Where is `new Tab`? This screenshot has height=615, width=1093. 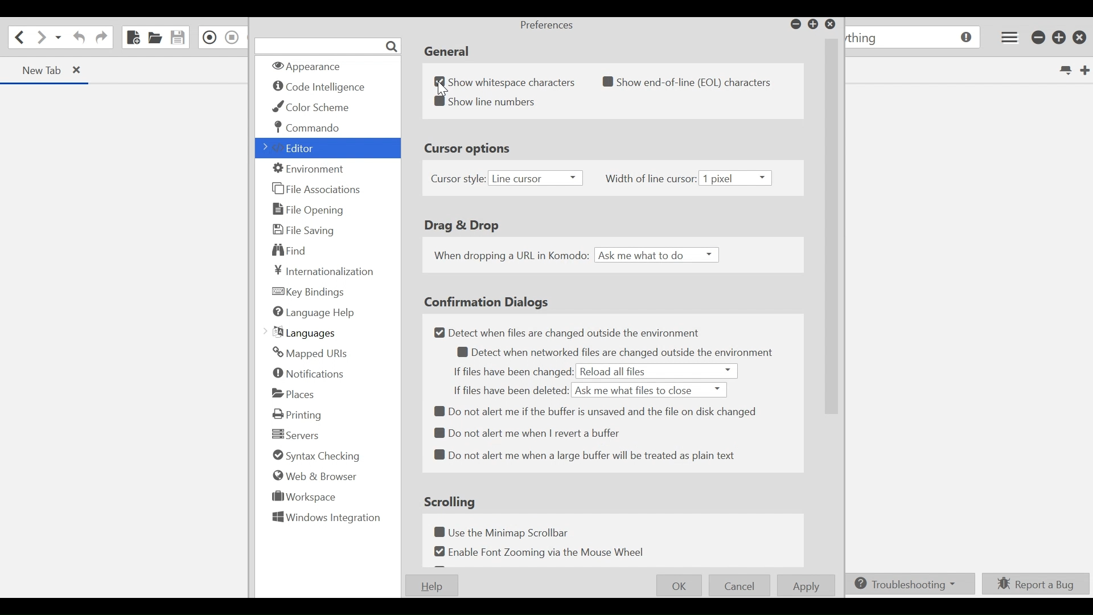
new Tab is located at coordinates (40, 70).